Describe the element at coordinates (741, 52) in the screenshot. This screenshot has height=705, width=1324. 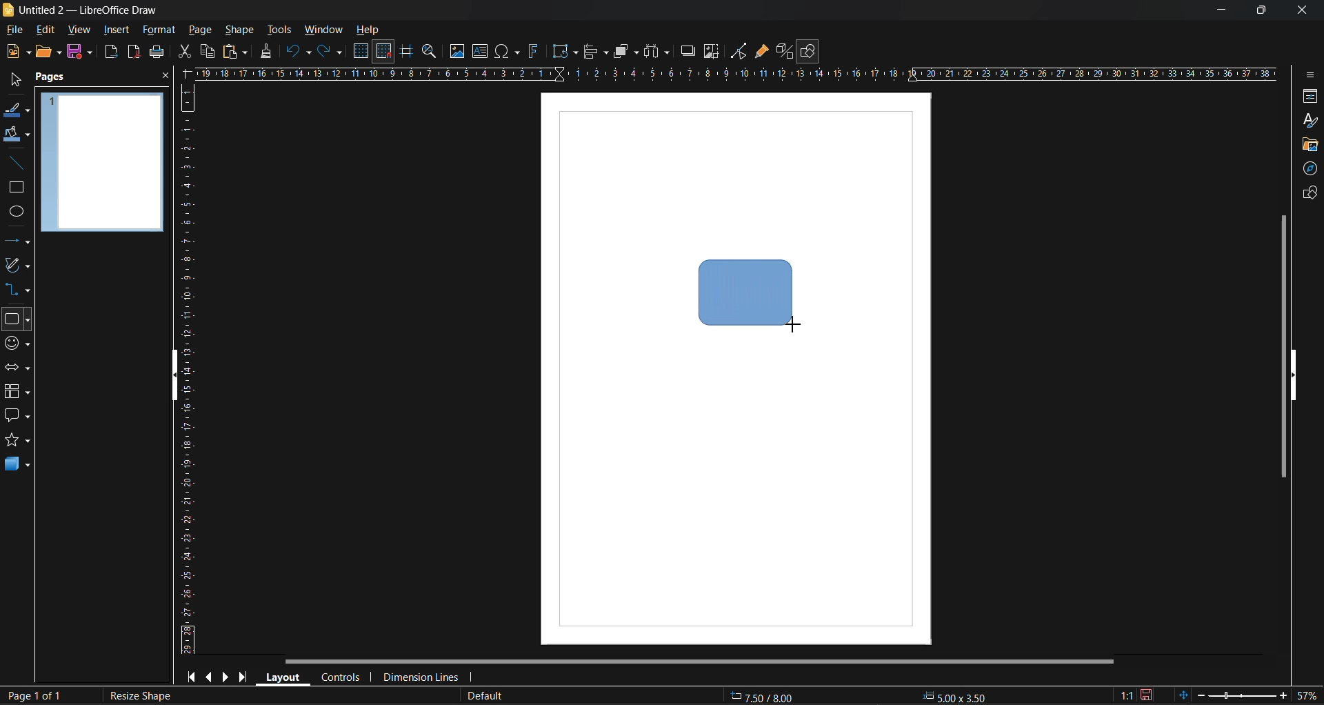
I see `toggle point edit mode` at that location.